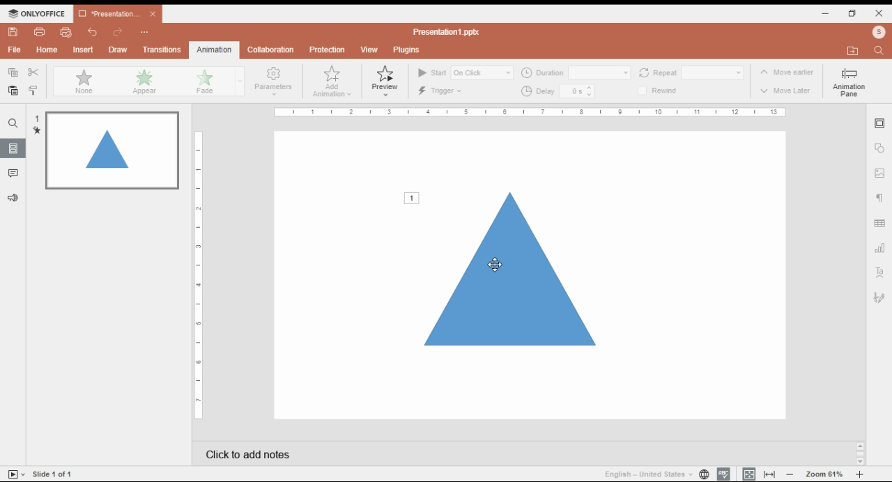 This screenshot has width=892, height=482. Describe the element at coordinates (849, 84) in the screenshot. I see `animation pane` at that location.